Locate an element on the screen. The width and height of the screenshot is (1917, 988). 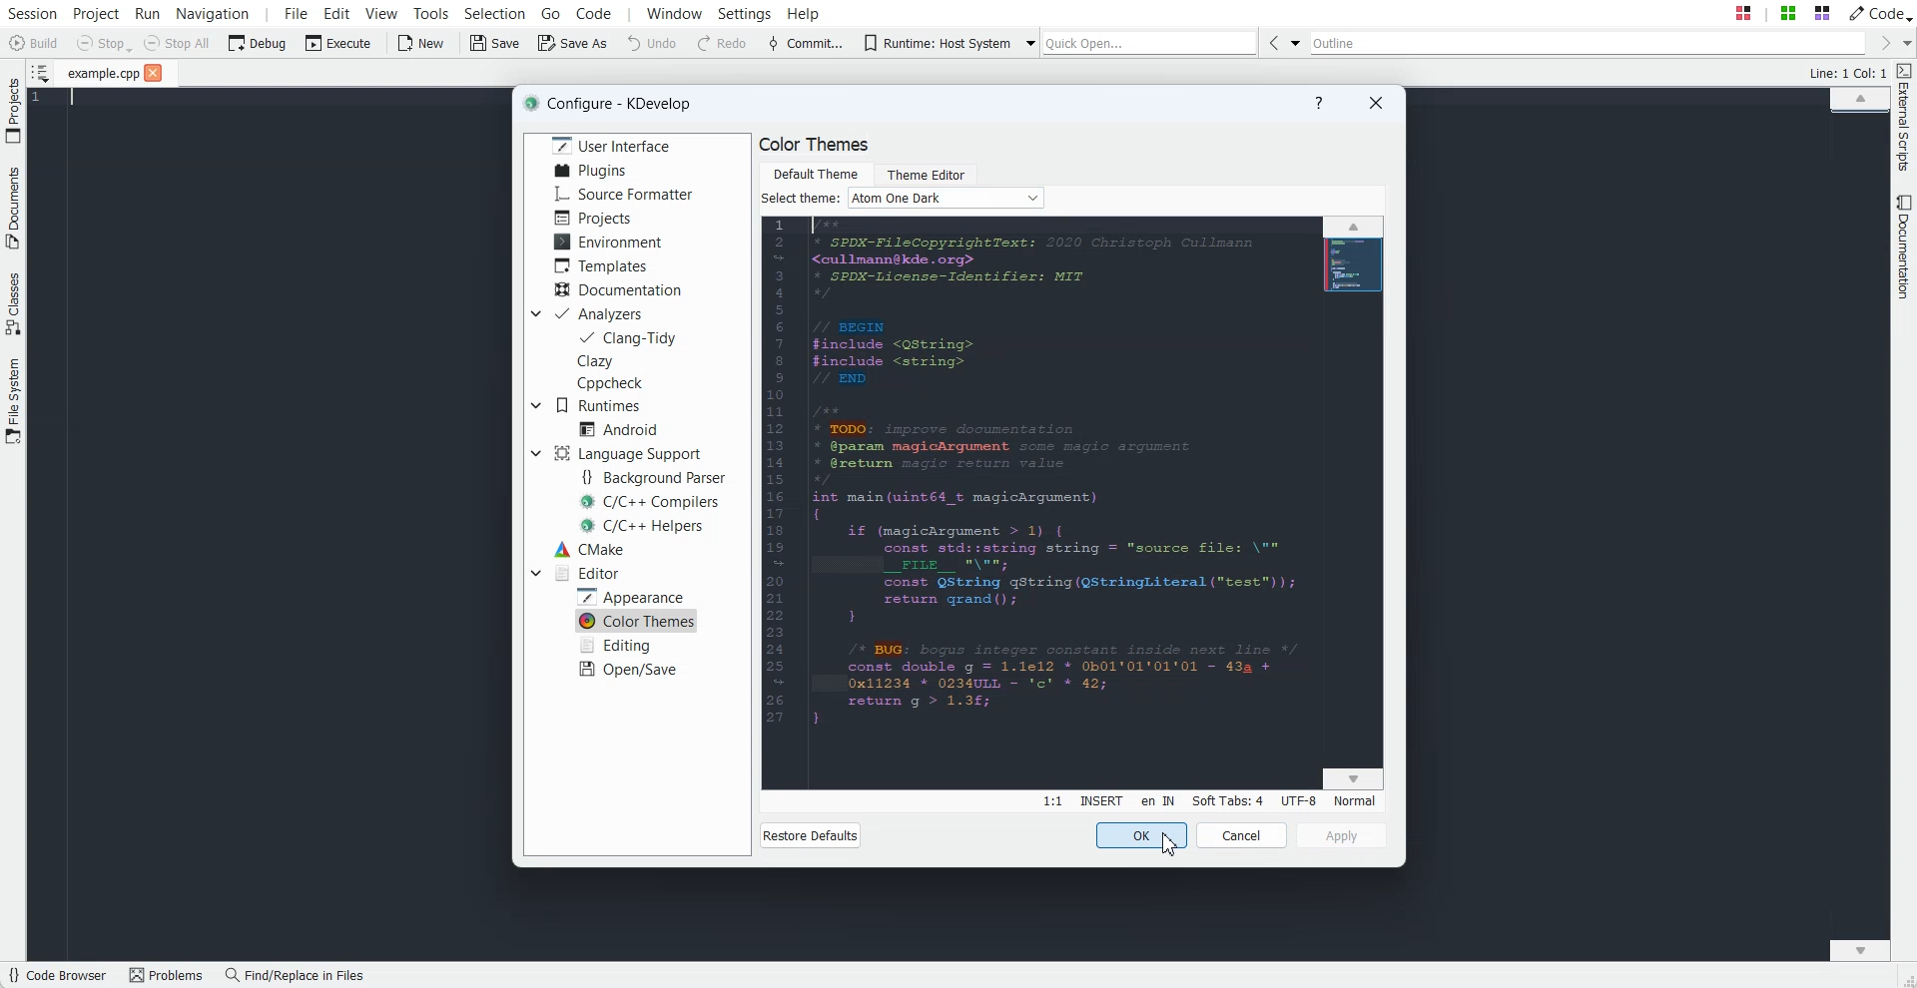
Debug is located at coordinates (258, 42).